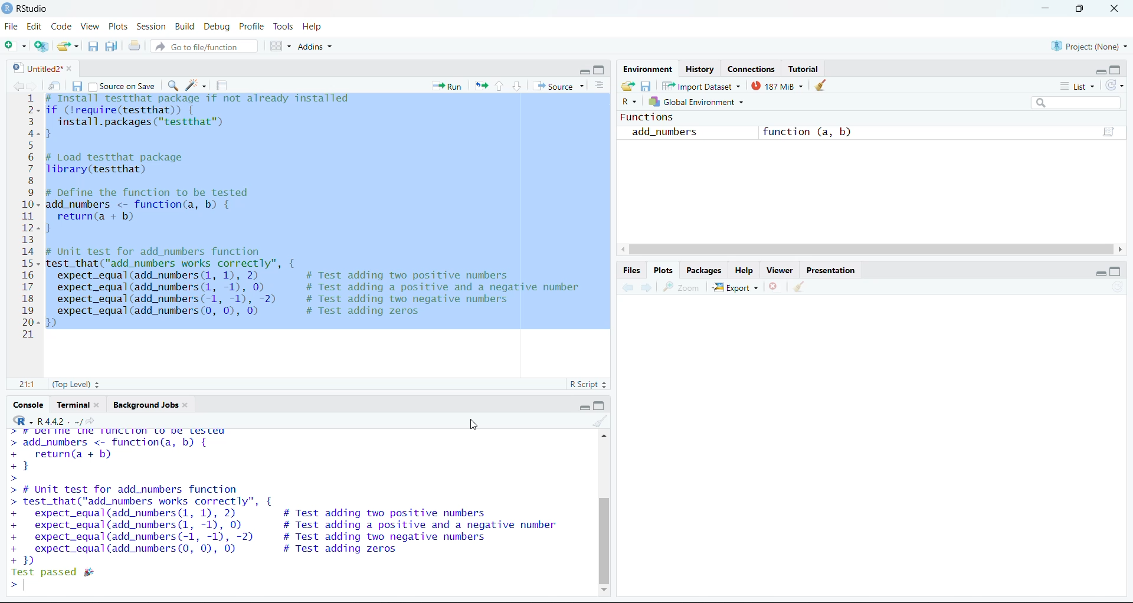  What do you see at coordinates (112, 47) in the screenshot?
I see `save all open documents` at bounding box center [112, 47].